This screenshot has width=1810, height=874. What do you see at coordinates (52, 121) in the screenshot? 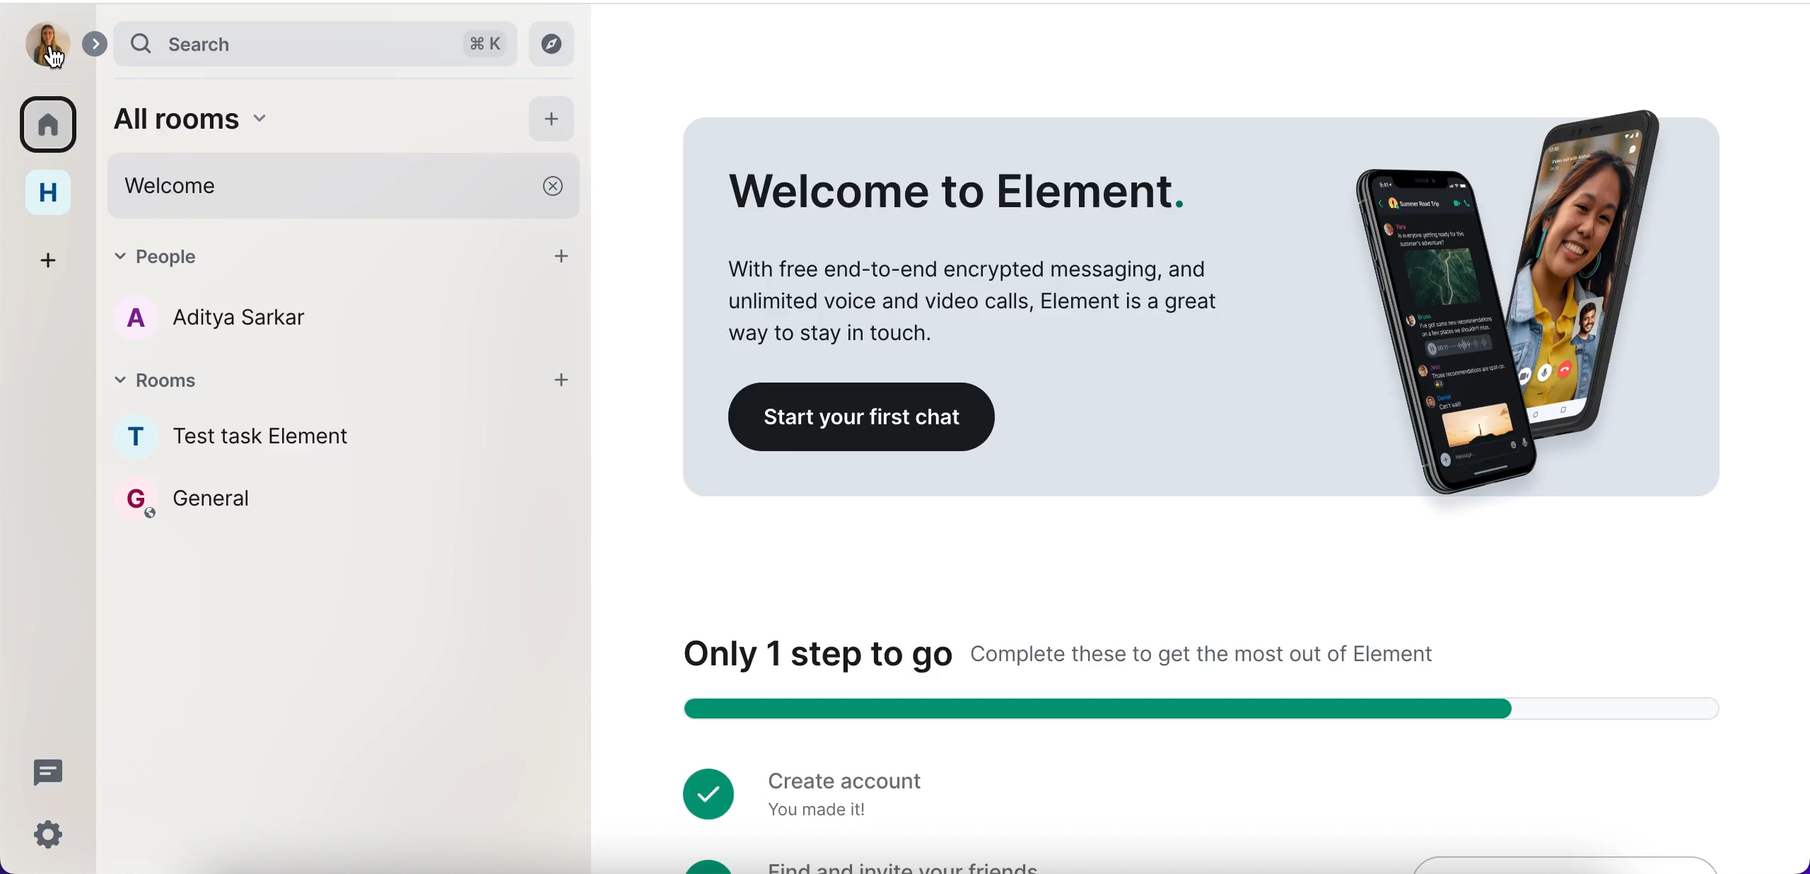
I see `rooms` at bounding box center [52, 121].